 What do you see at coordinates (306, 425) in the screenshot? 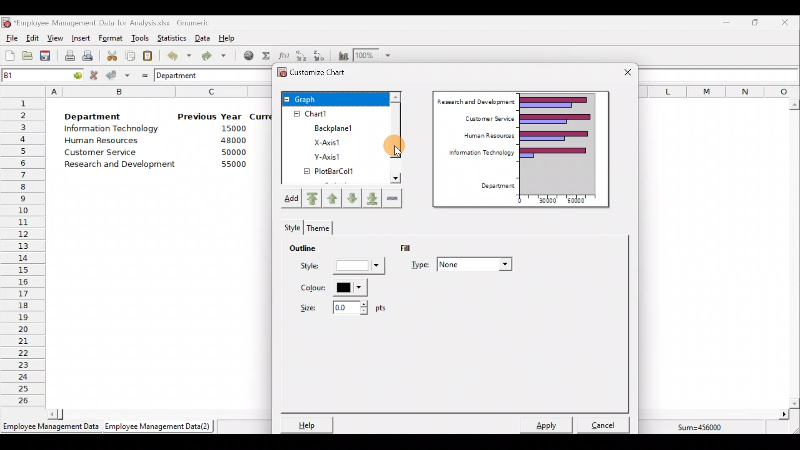
I see `Help` at bounding box center [306, 425].